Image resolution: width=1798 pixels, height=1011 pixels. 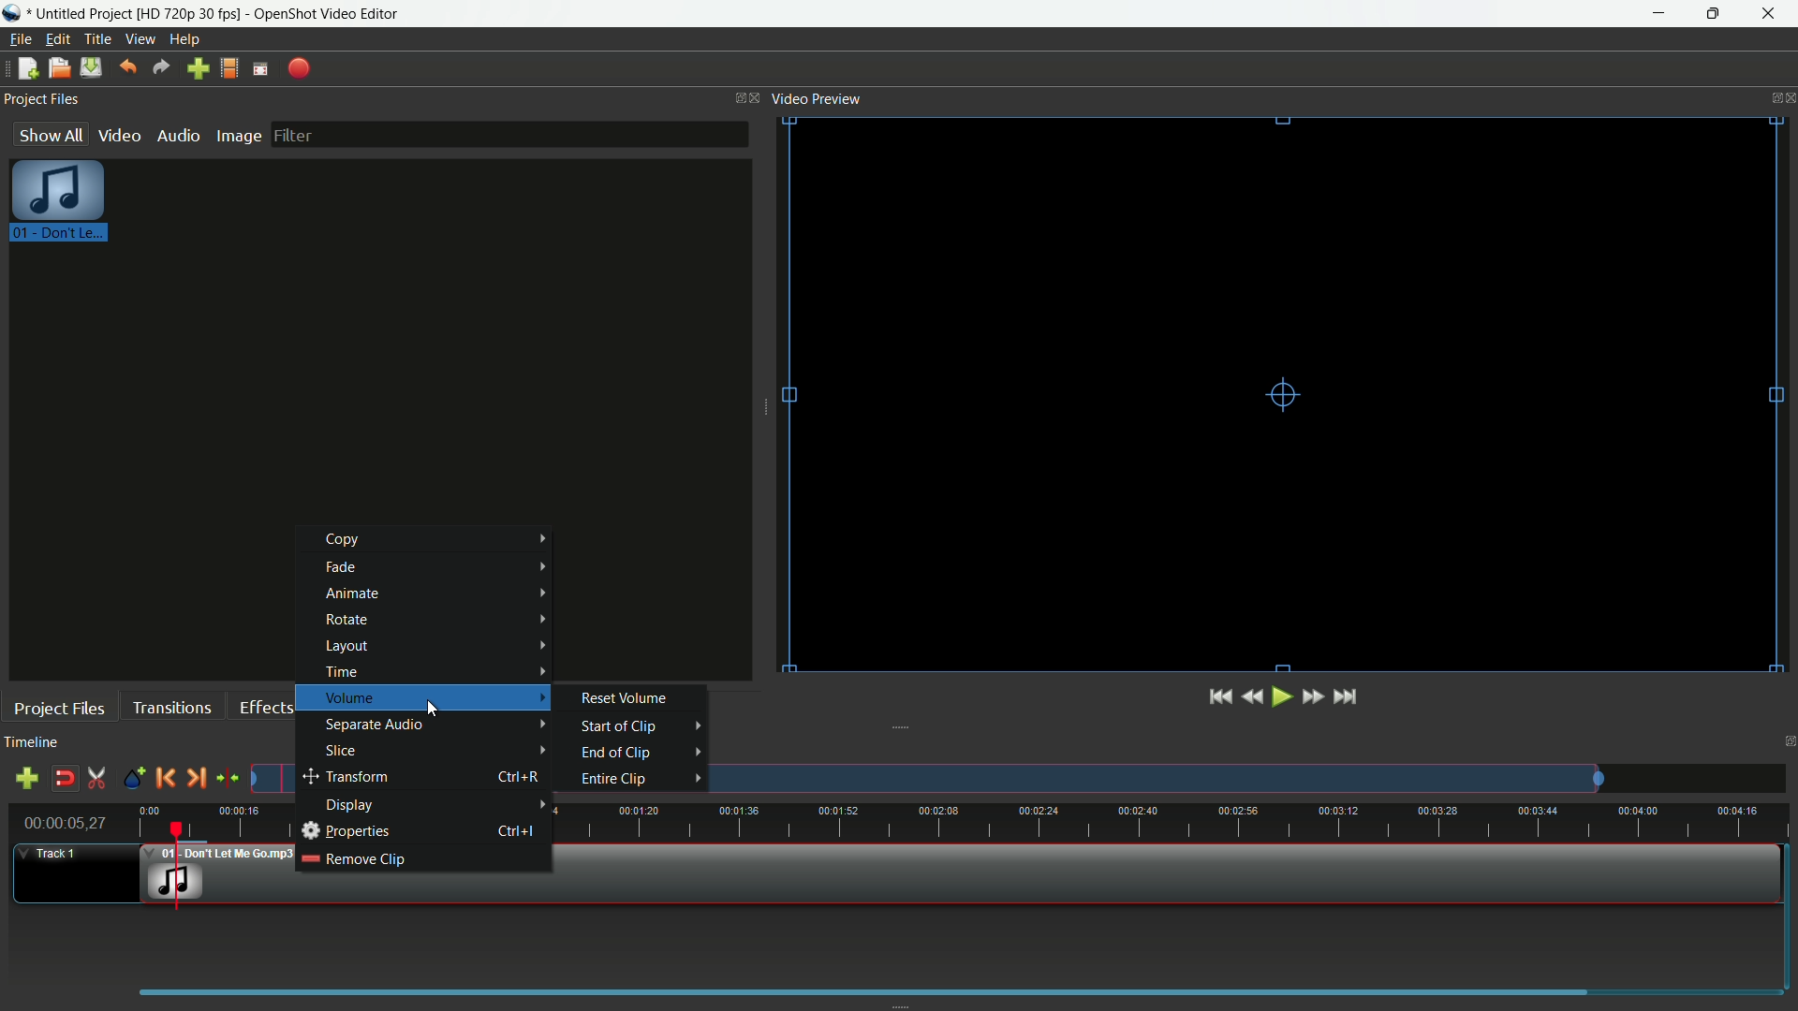 I want to click on video preview, so click(x=817, y=99).